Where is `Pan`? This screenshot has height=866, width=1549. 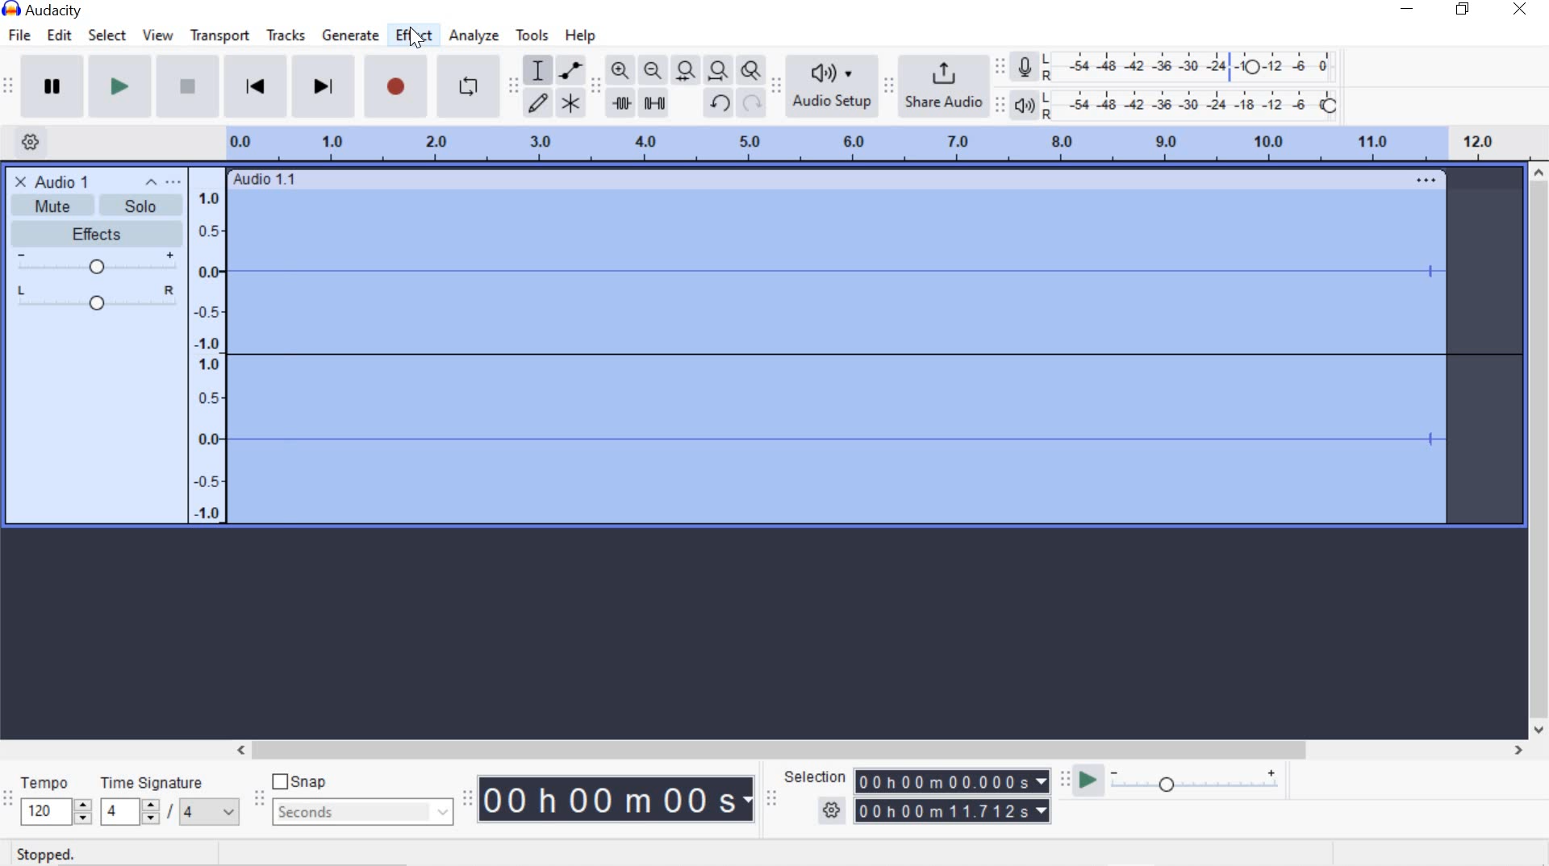
Pan is located at coordinates (95, 300).